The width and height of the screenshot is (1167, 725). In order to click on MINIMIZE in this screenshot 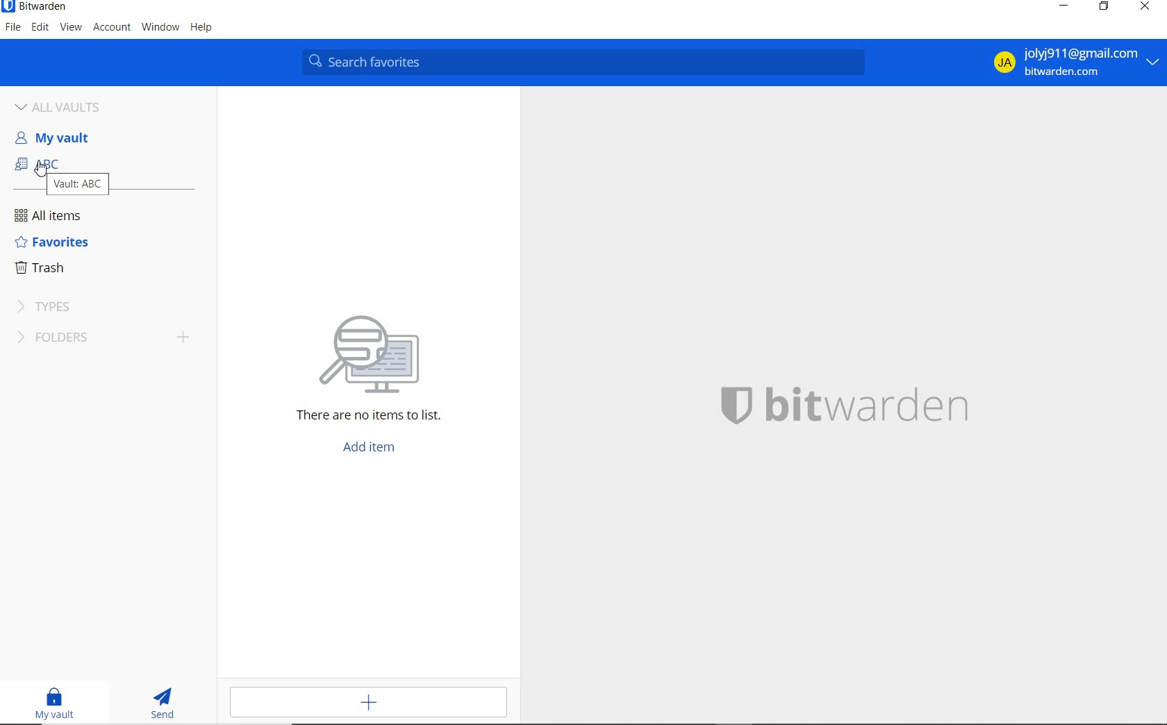, I will do `click(1062, 7)`.